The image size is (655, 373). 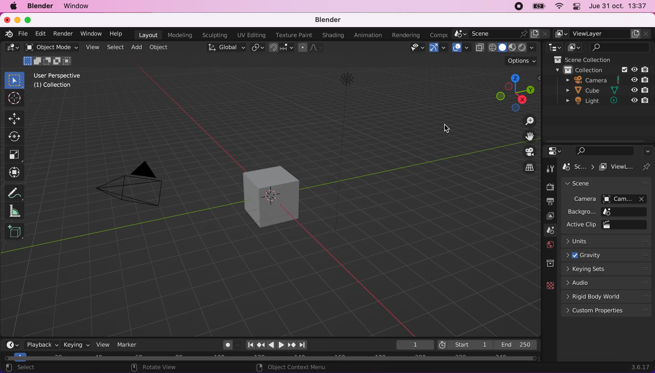 I want to click on minimize, so click(x=18, y=19).